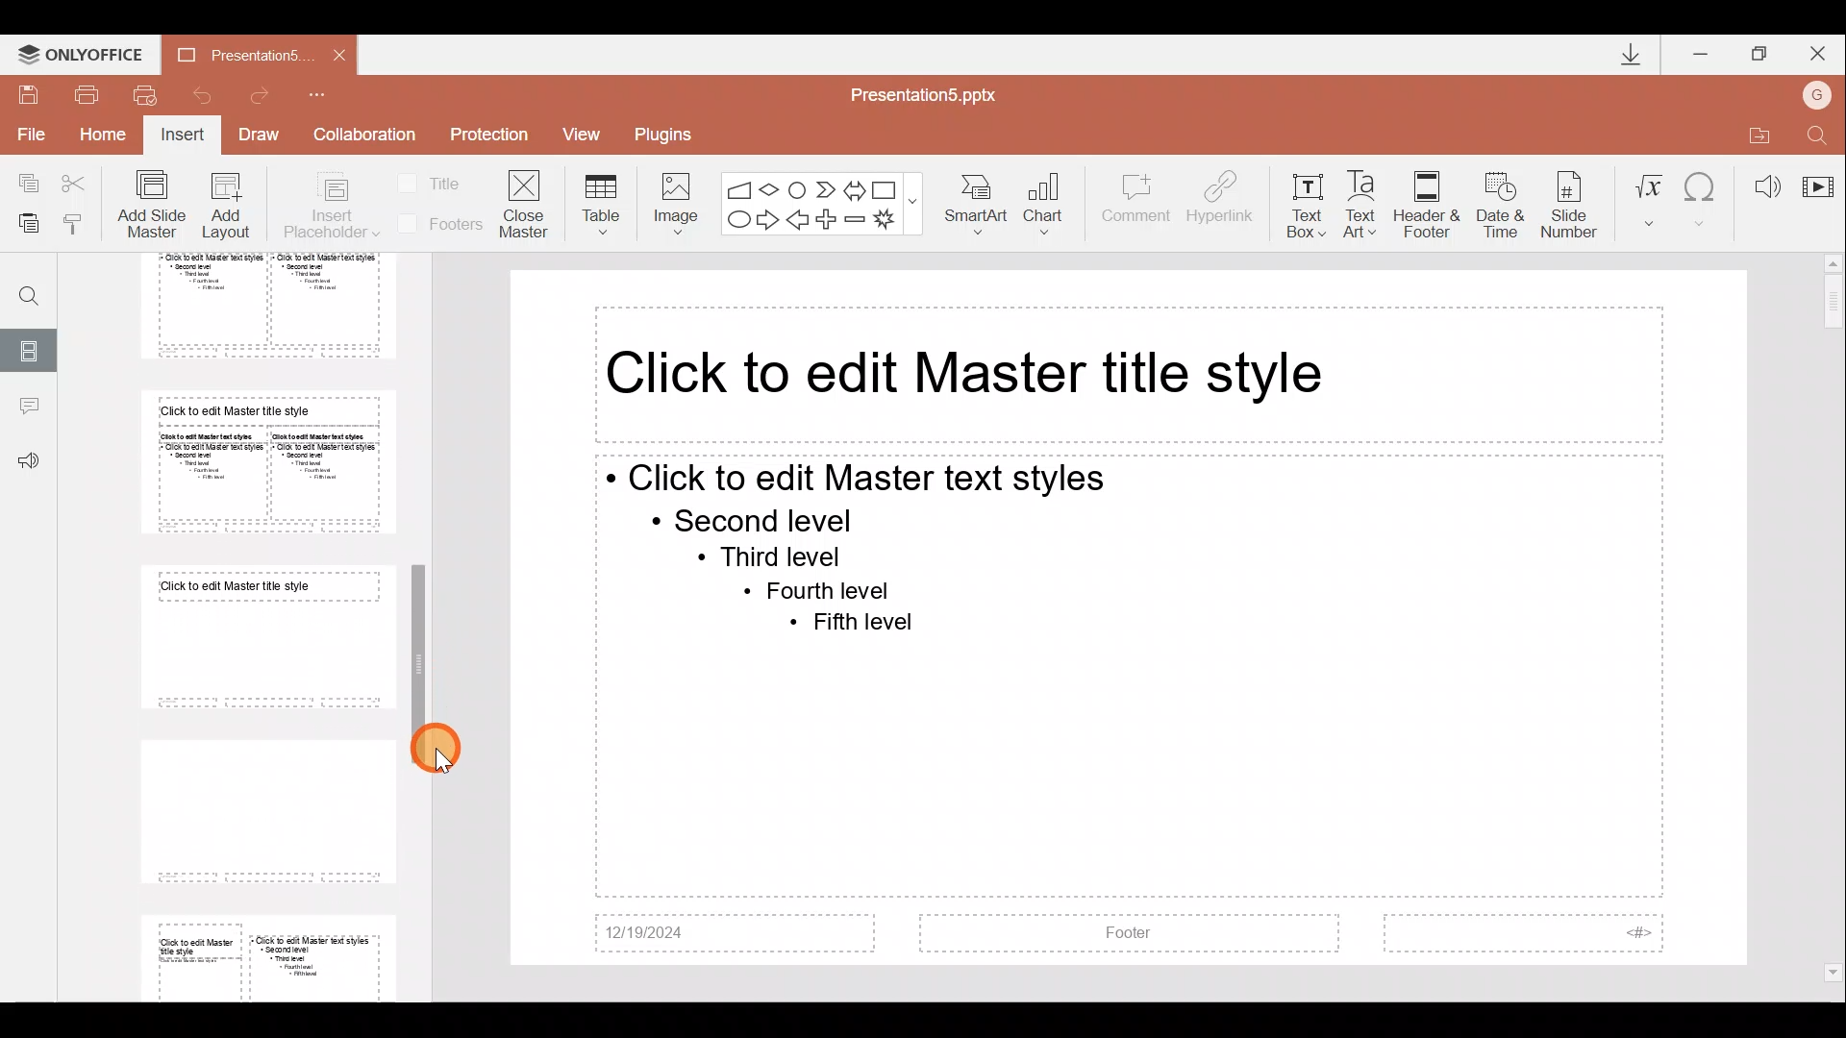 This screenshot has width=1846, height=1038. I want to click on Video, so click(1817, 178).